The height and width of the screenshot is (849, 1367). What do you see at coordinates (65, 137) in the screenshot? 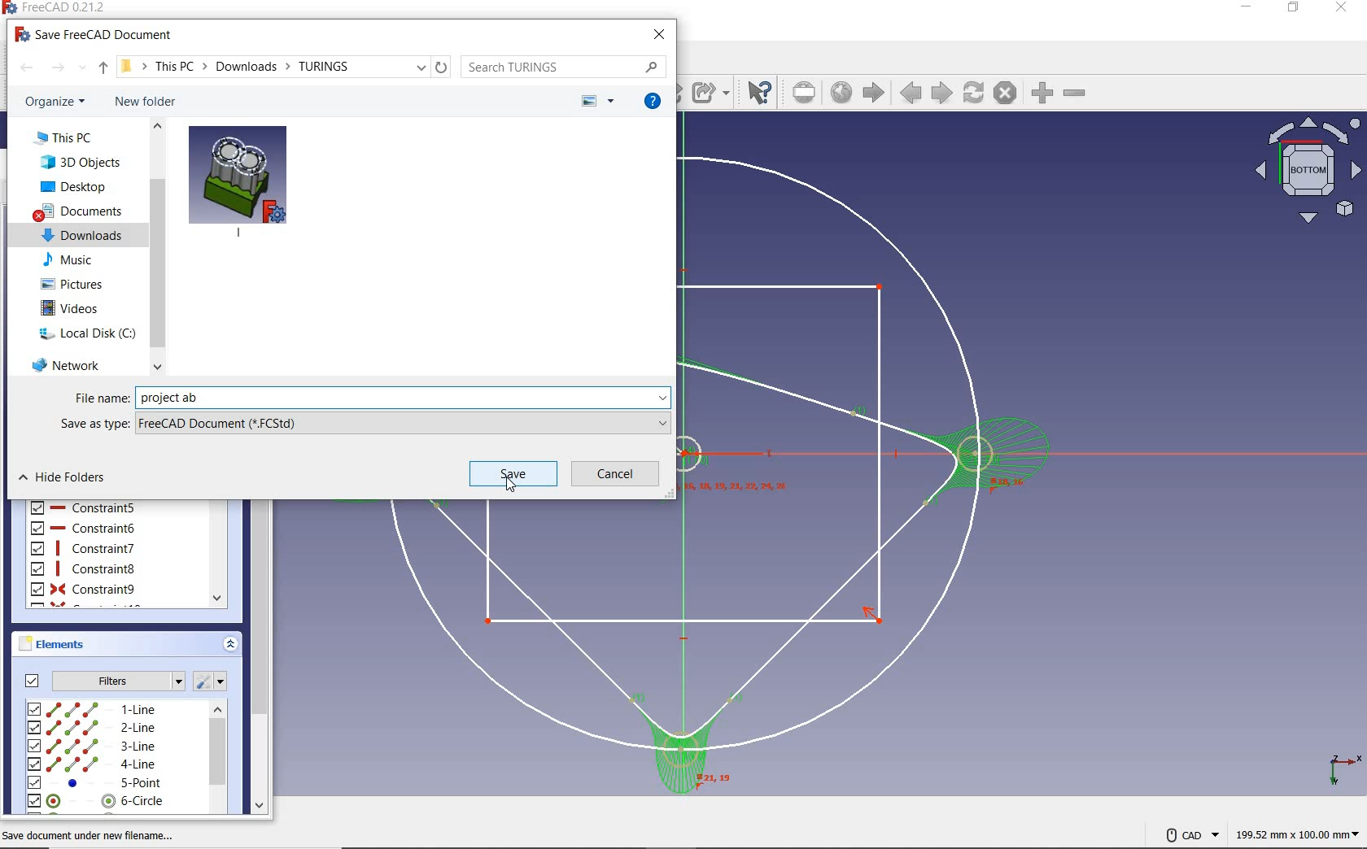
I see `this PC` at bounding box center [65, 137].